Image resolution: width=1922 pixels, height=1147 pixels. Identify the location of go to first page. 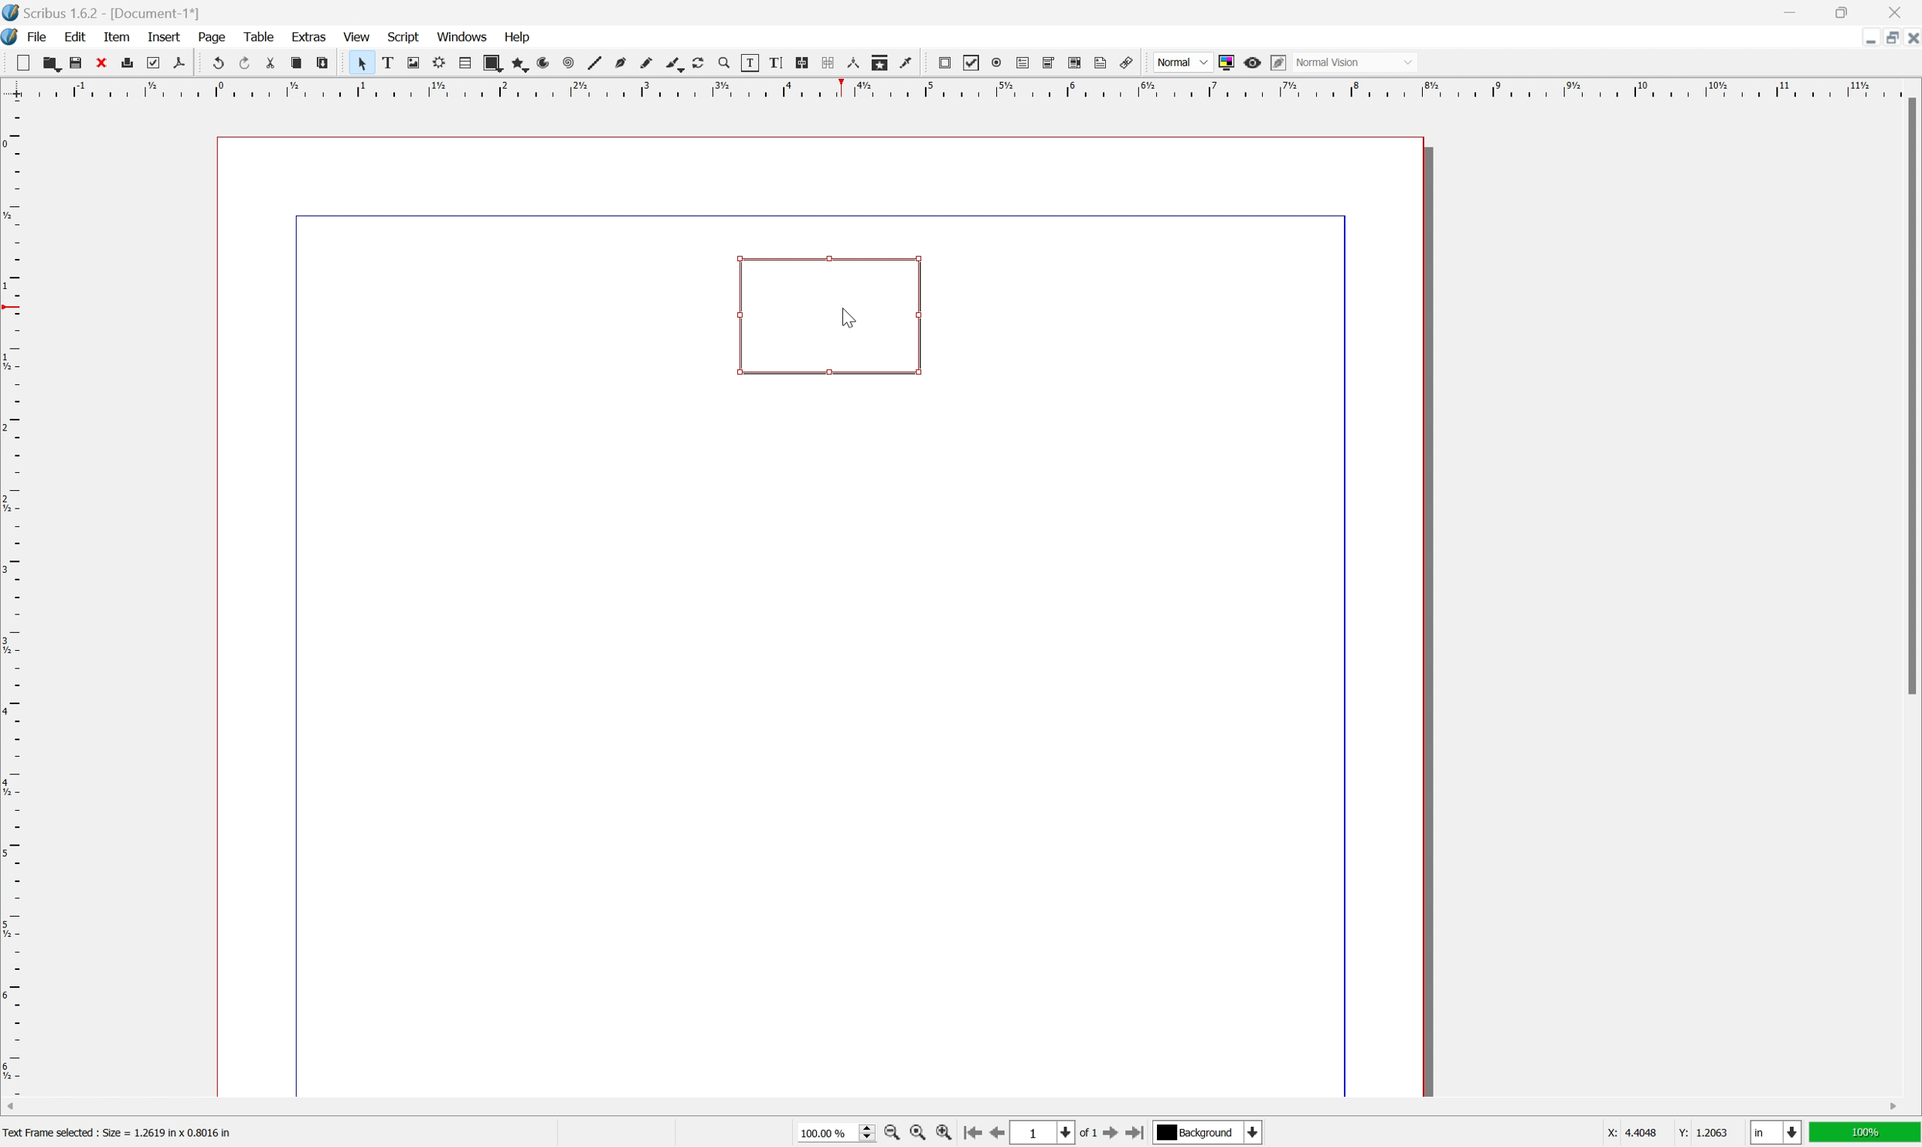
(972, 1133).